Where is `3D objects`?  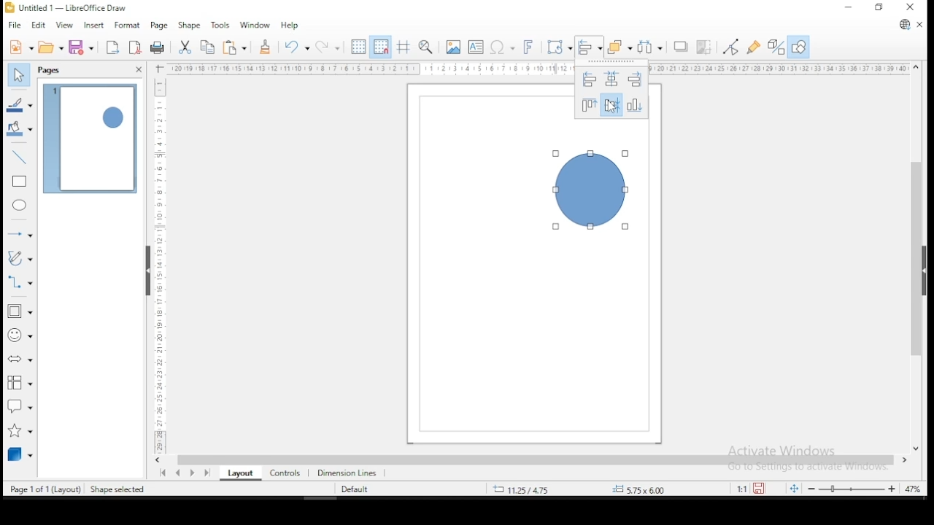
3D objects is located at coordinates (20, 454).